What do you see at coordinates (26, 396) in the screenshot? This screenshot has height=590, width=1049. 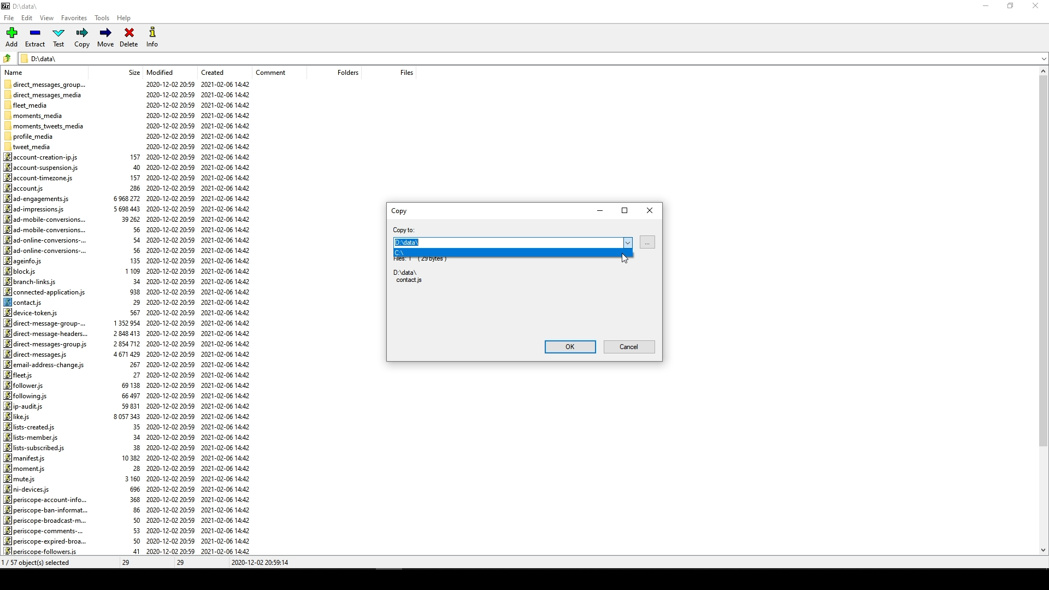 I see `fol` at bounding box center [26, 396].